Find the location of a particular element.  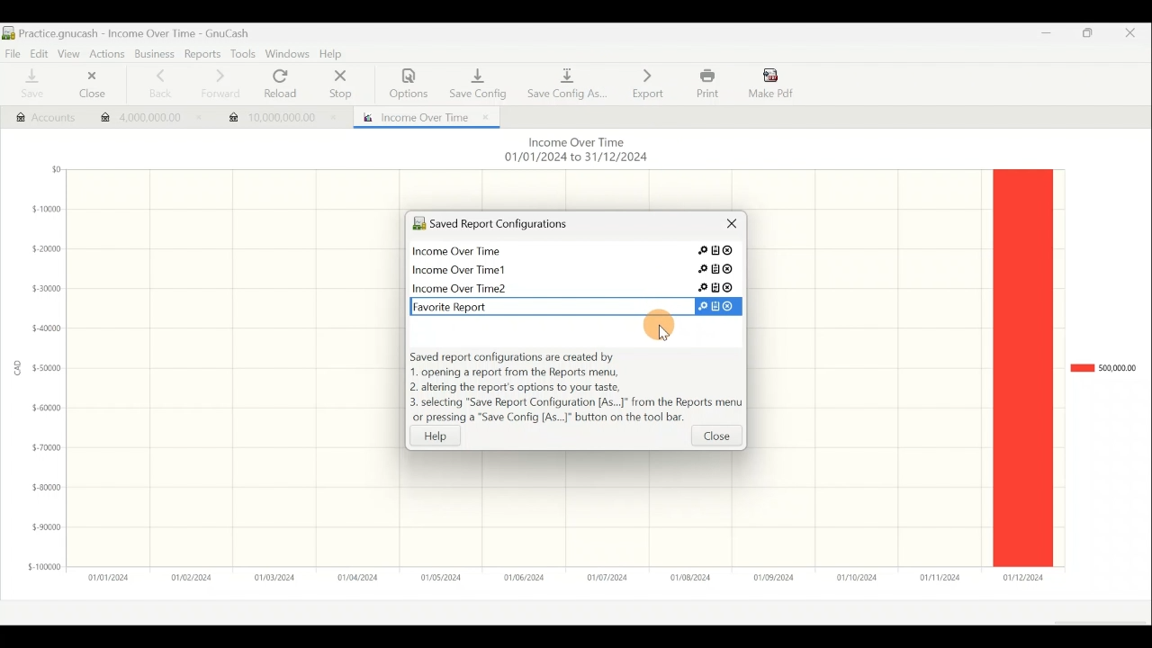

Cursor is located at coordinates (658, 325).